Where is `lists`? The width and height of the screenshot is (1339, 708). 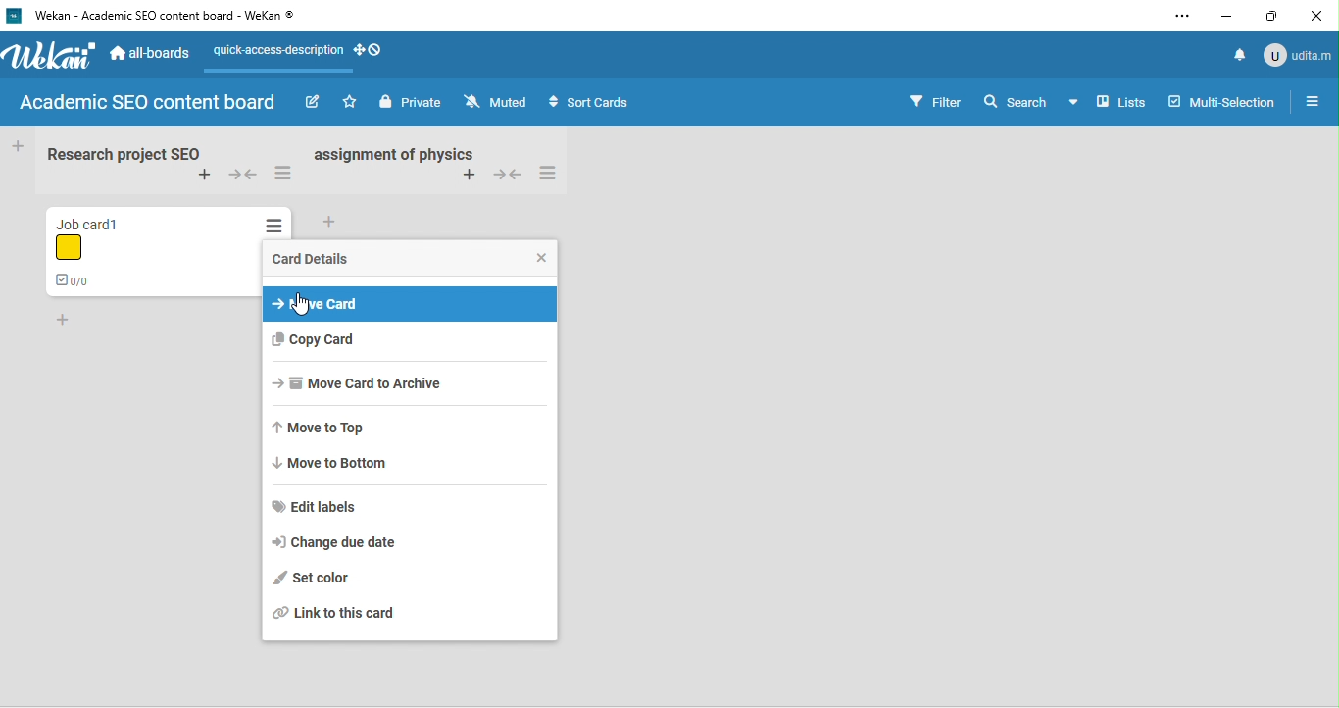 lists is located at coordinates (1108, 105).